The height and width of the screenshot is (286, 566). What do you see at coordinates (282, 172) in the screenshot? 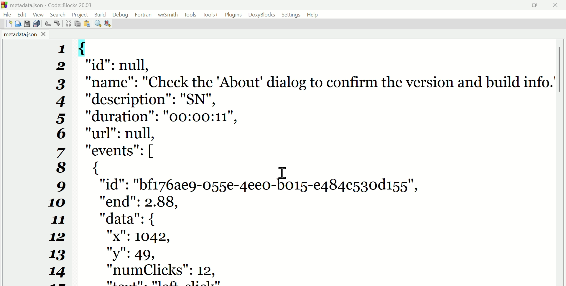
I see `cursor` at bounding box center [282, 172].